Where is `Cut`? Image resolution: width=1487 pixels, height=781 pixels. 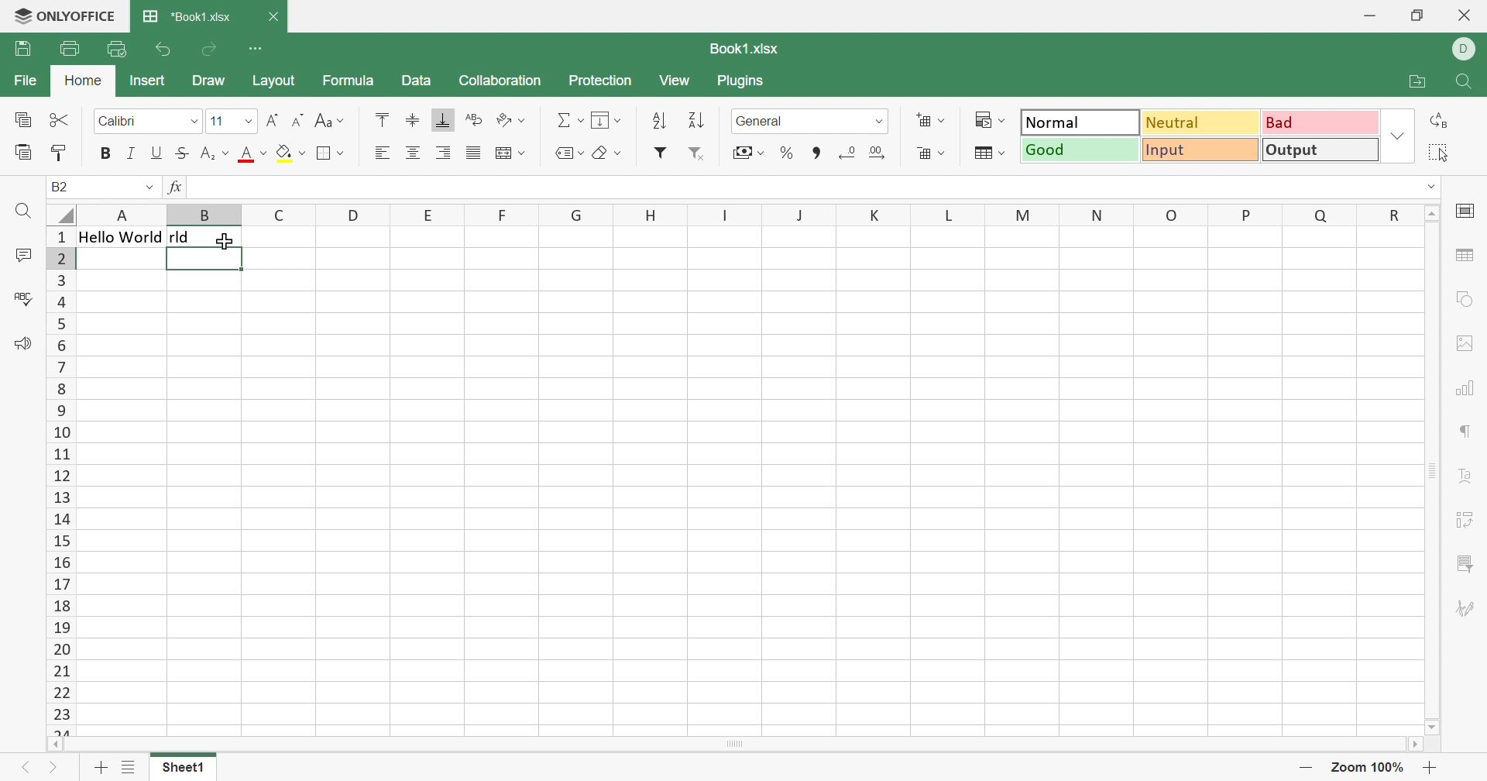 Cut is located at coordinates (59, 119).